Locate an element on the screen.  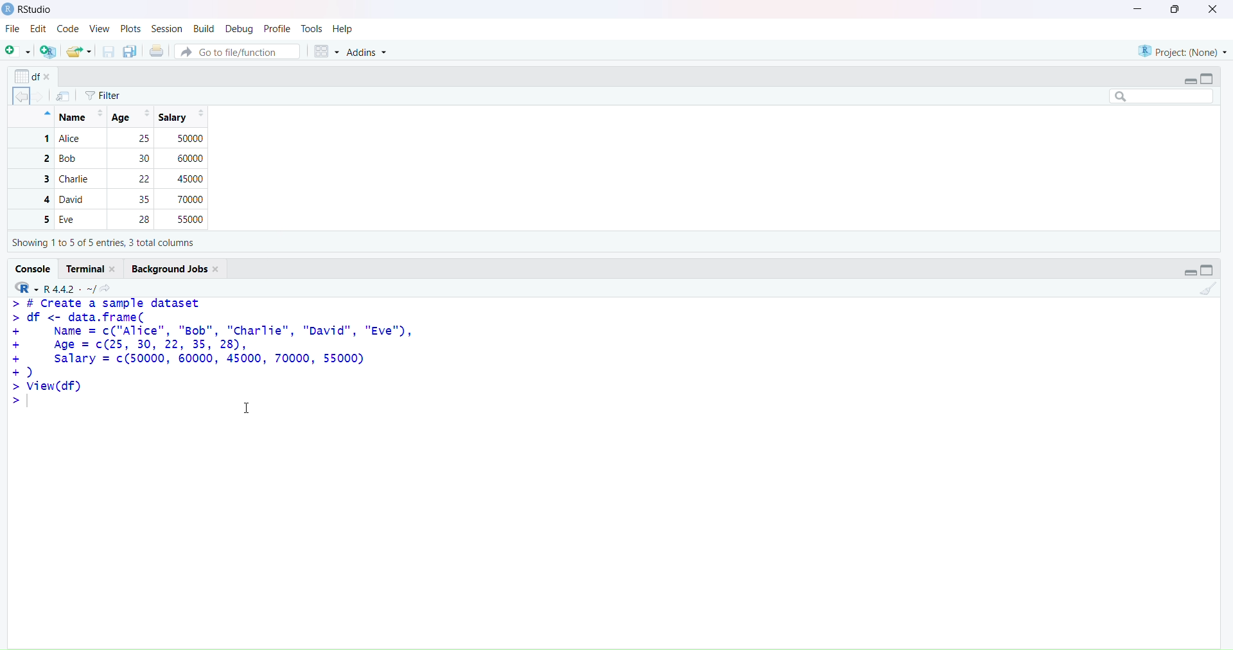
save all open documents is located at coordinates (130, 51).